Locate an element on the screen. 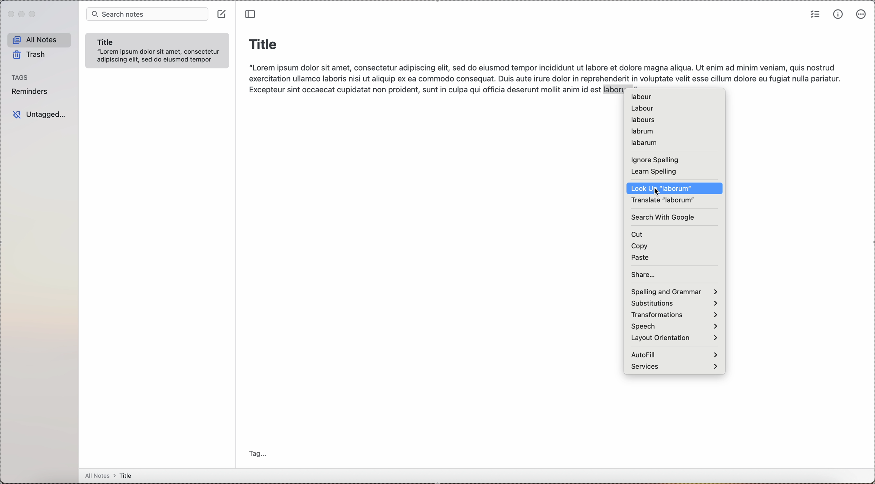 This screenshot has height=484, width=875. body text is located at coordinates (542, 76).